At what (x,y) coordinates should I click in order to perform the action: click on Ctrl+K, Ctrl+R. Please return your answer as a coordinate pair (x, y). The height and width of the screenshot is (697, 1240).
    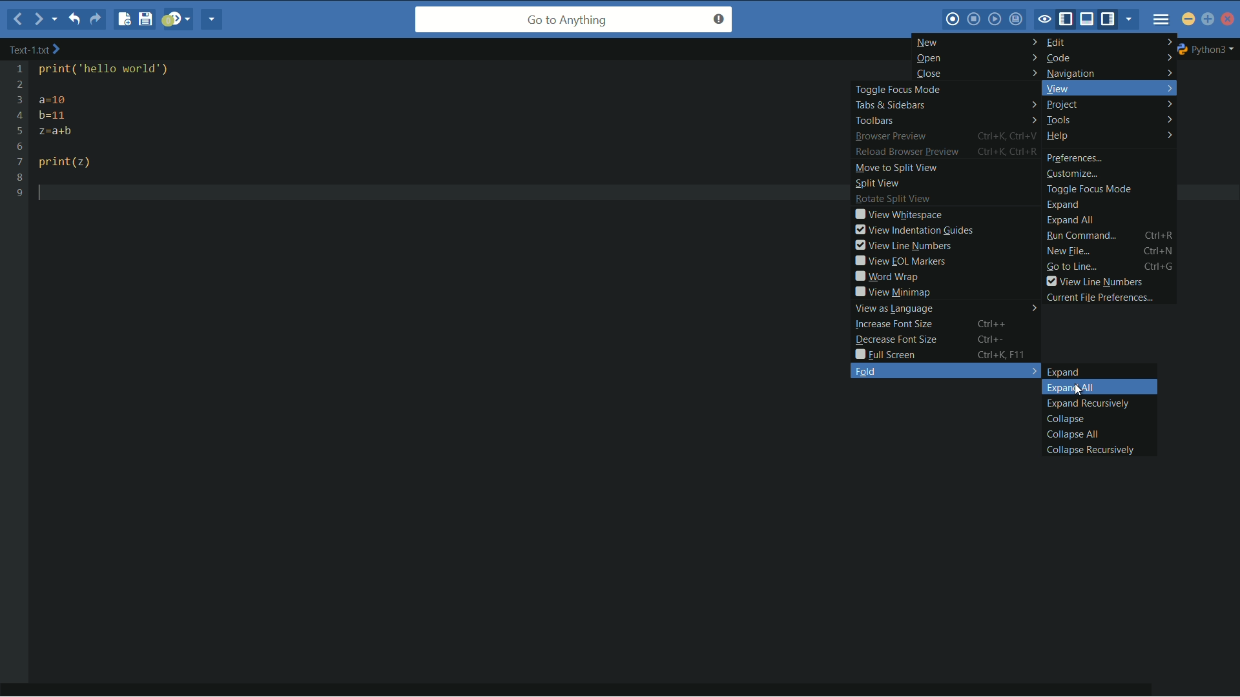
    Looking at the image, I should click on (1009, 152).